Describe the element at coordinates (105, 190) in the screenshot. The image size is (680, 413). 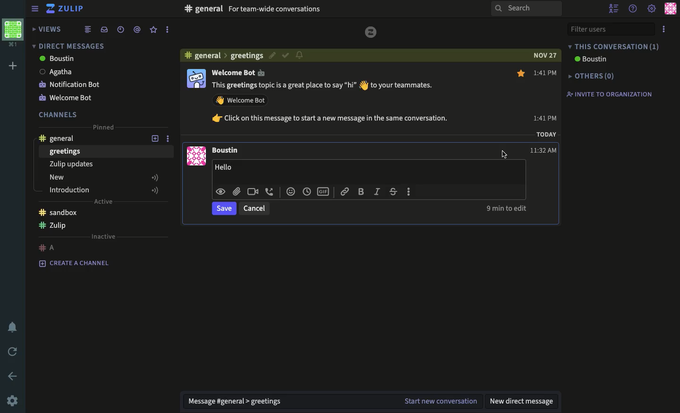
I see `introduction` at that location.